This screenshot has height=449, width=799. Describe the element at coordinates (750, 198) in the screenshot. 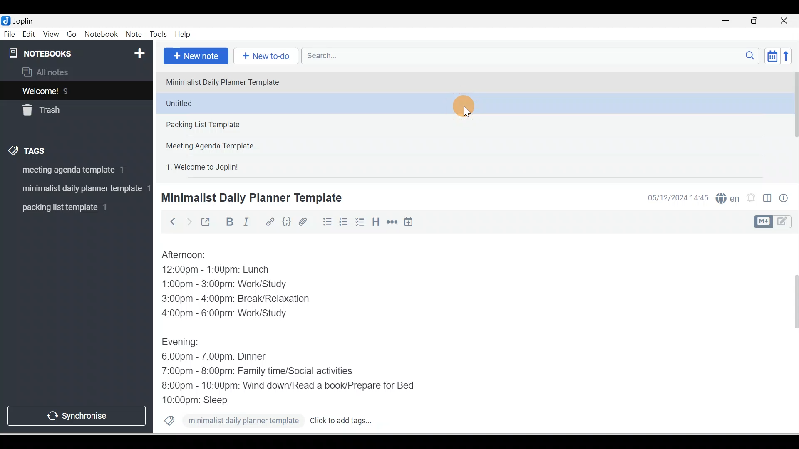

I see `Set alarm` at that location.